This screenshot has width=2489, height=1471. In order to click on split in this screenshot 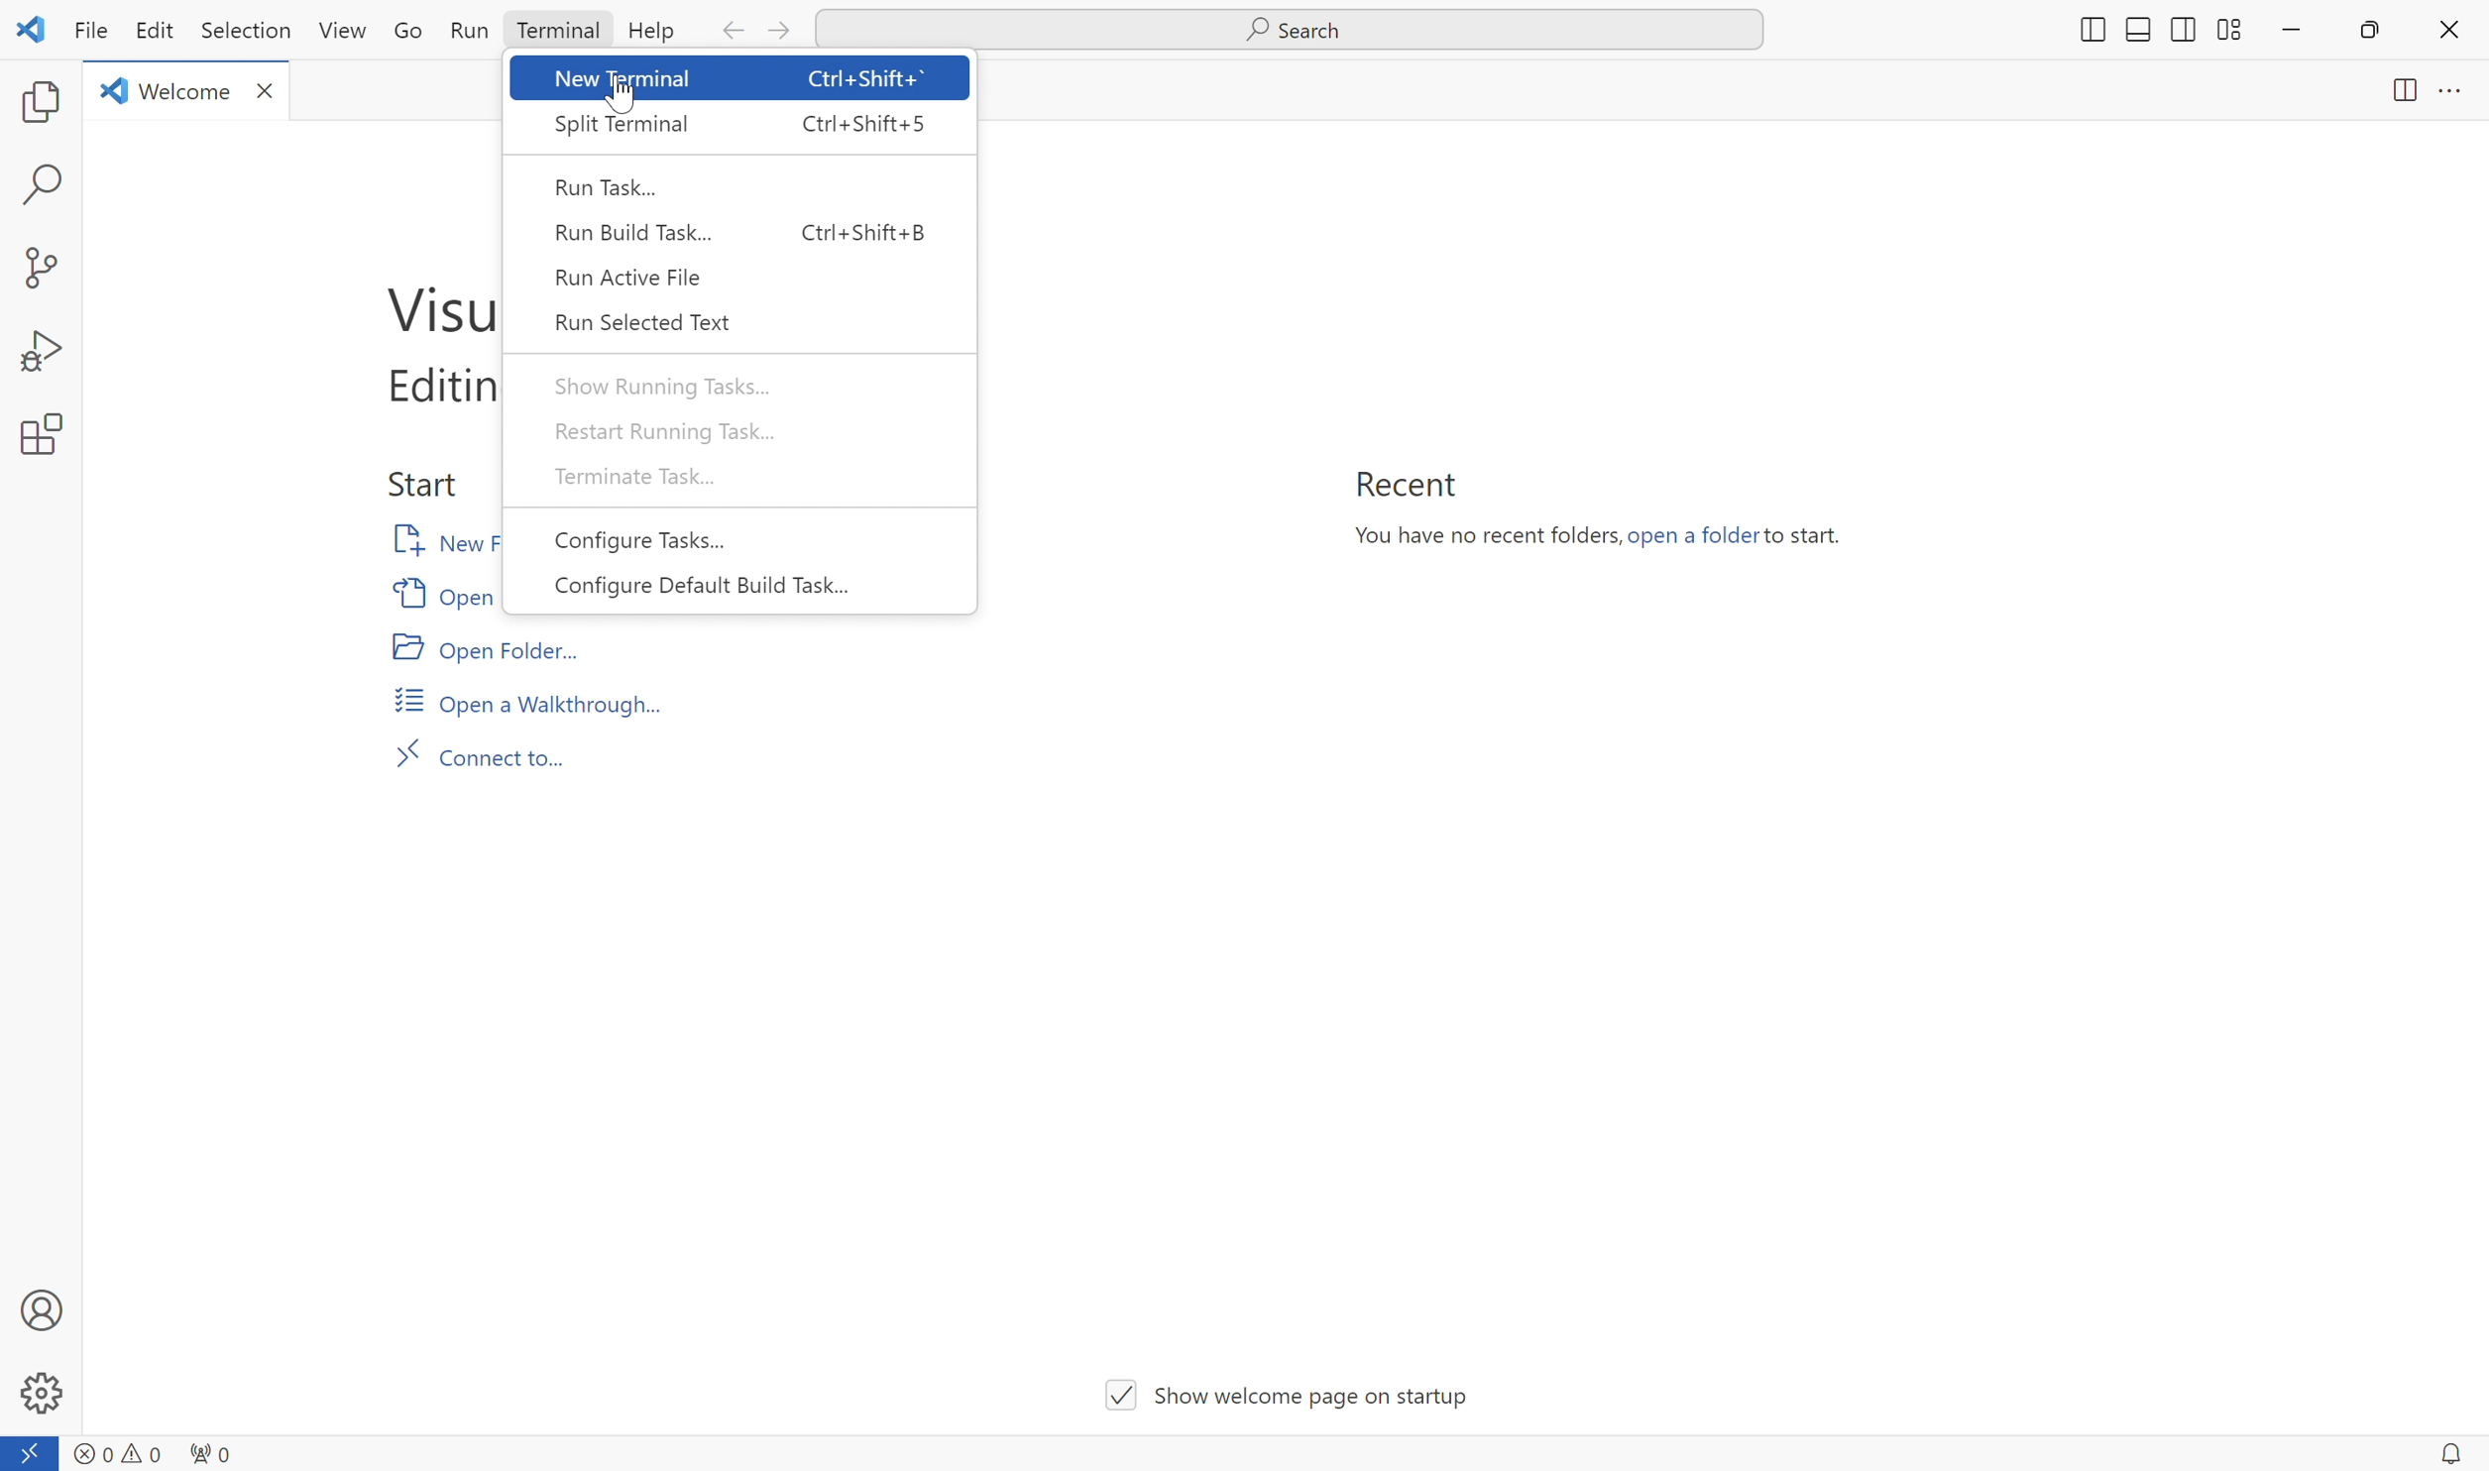, I will do `click(2397, 94)`.